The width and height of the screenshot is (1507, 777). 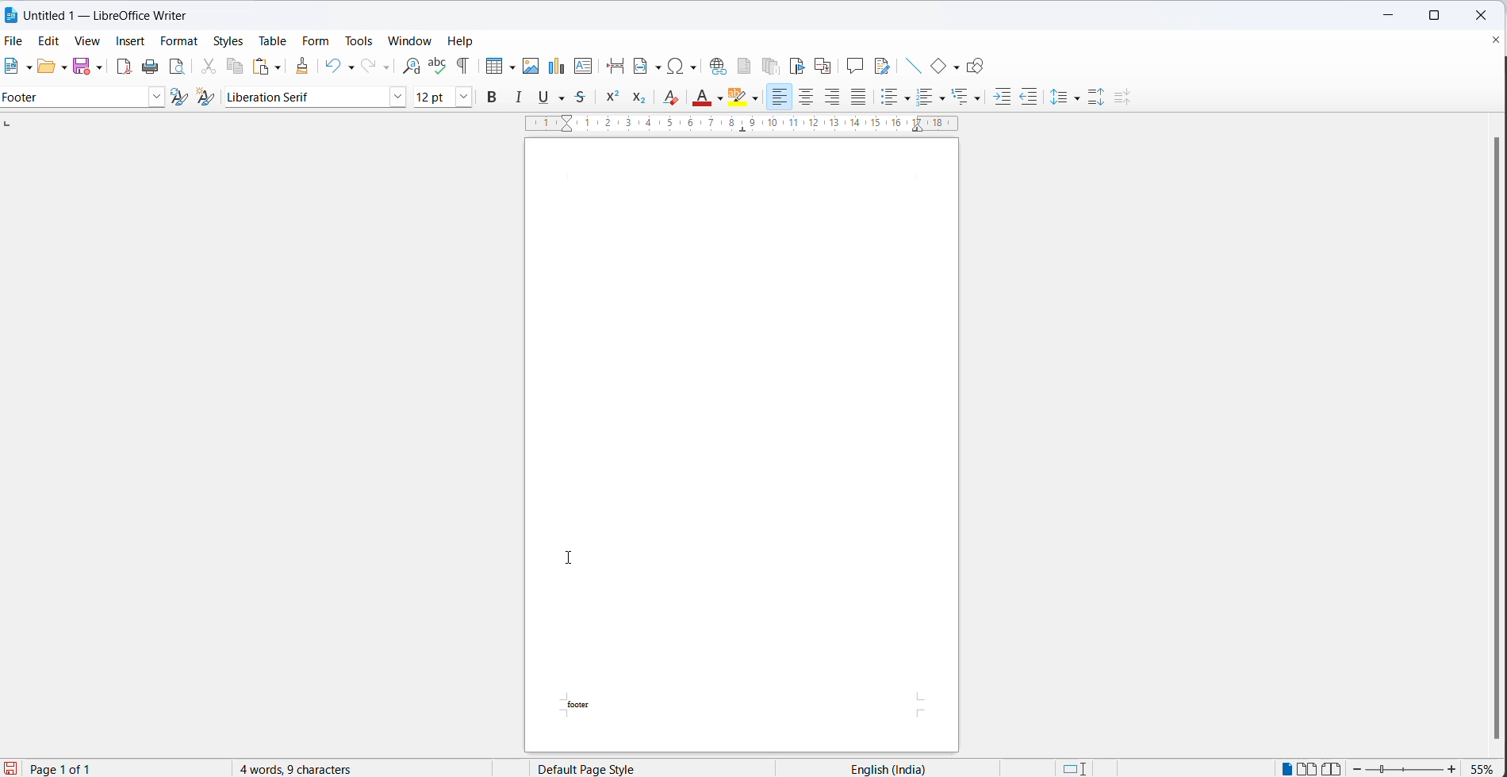 I want to click on create new style from selection, so click(x=206, y=95).